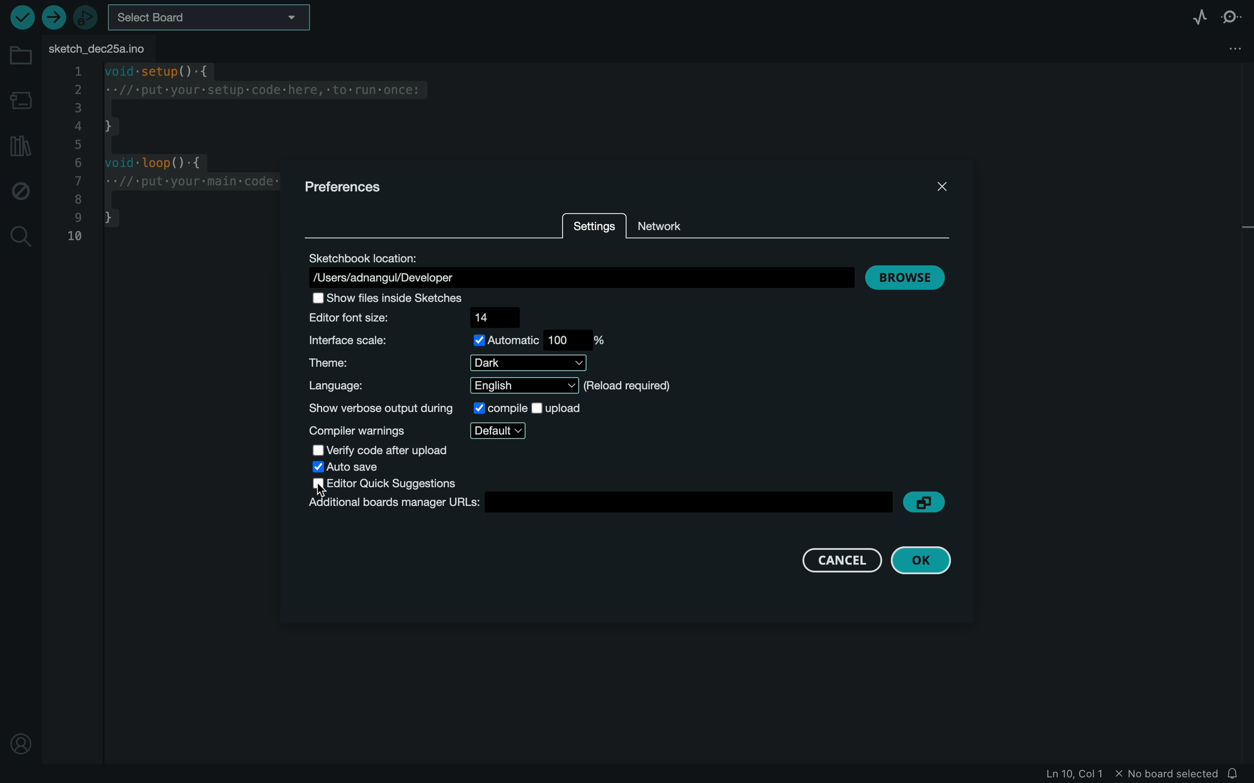  Describe the element at coordinates (23, 102) in the screenshot. I see `board  manager` at that location.